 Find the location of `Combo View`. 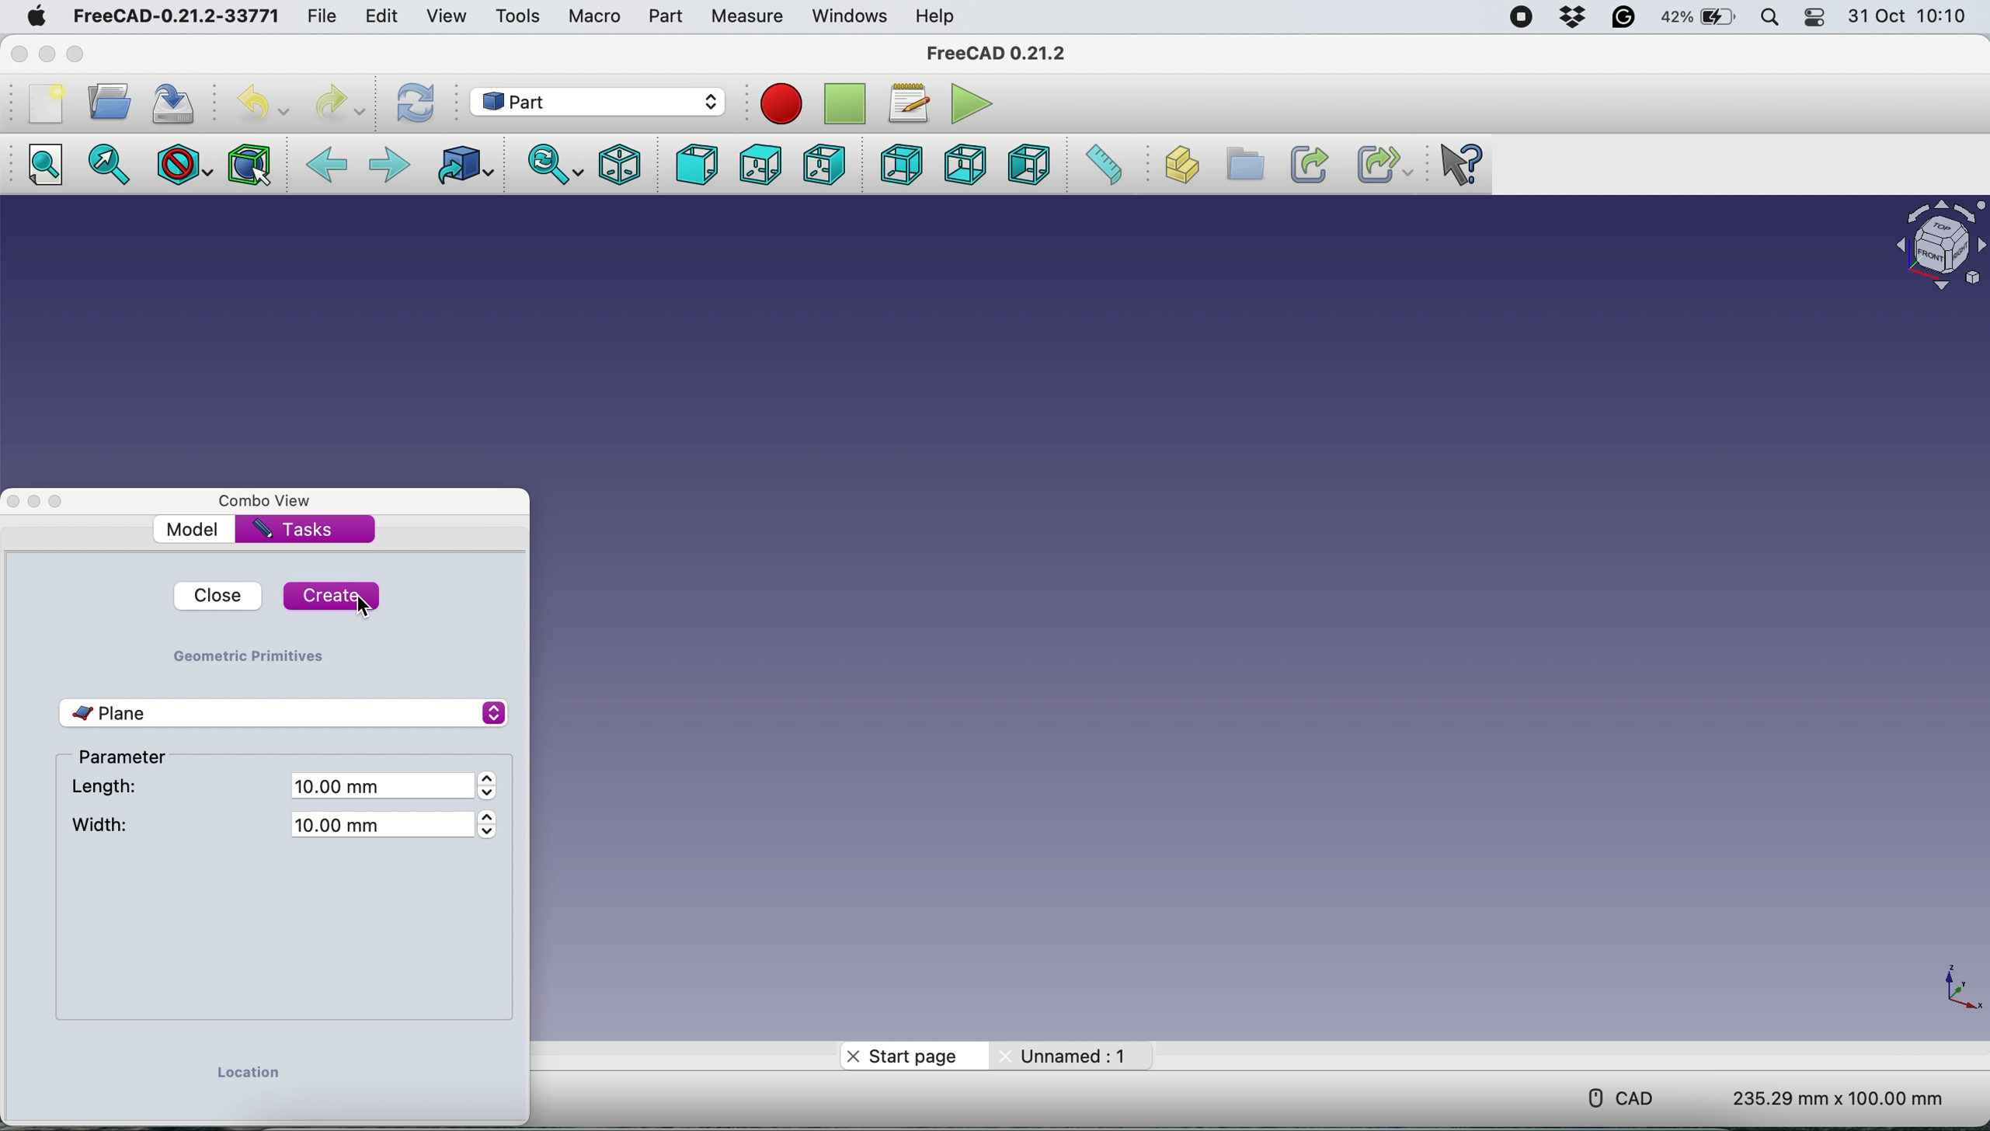

Combo View is located at coordinates (266, 502).